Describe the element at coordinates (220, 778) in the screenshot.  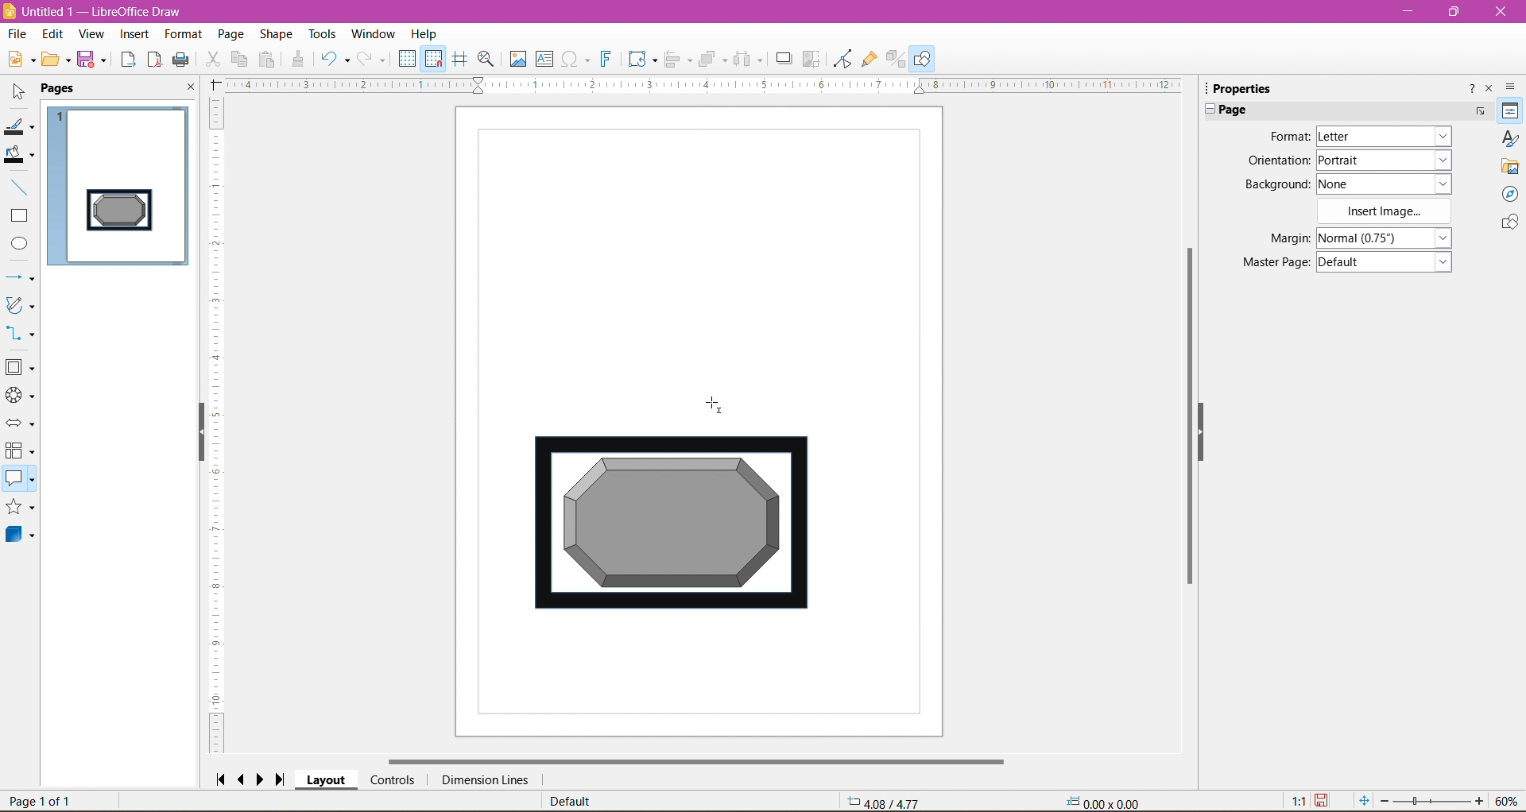
I see `Scroll to first page` at that location.